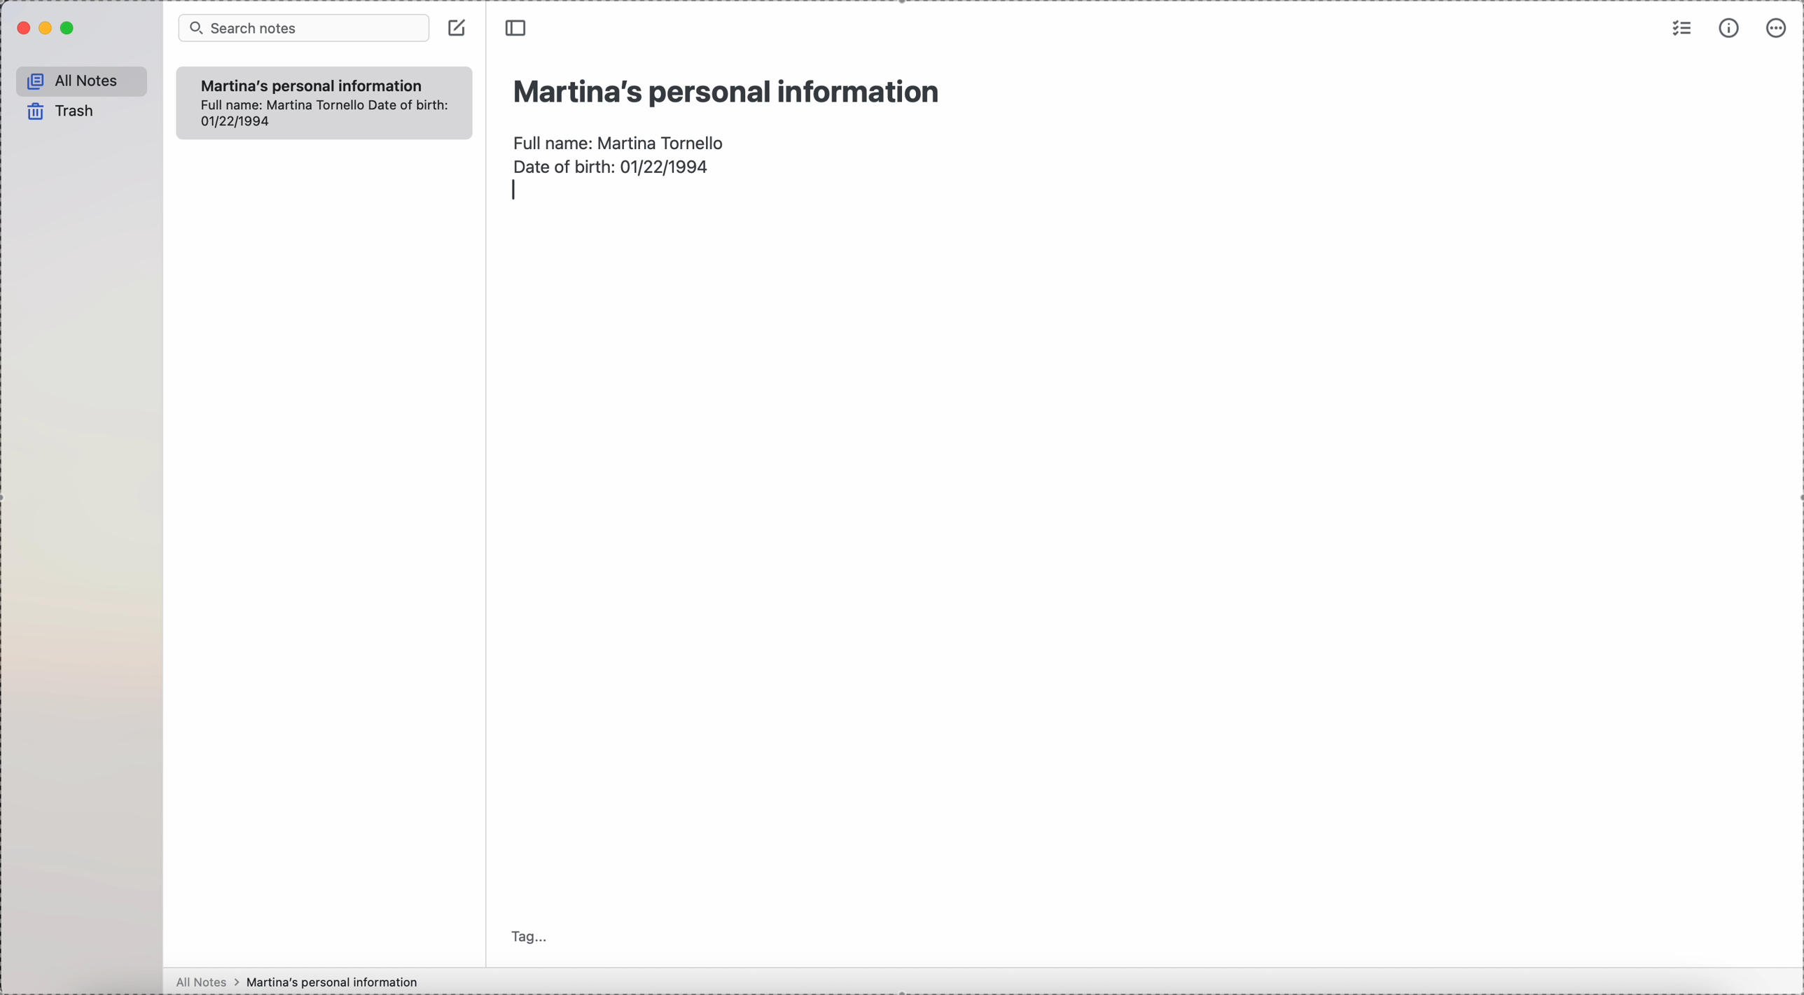  Describe the element at coordinates (1680, 30) in the screenshot. I see `check list` at that location.